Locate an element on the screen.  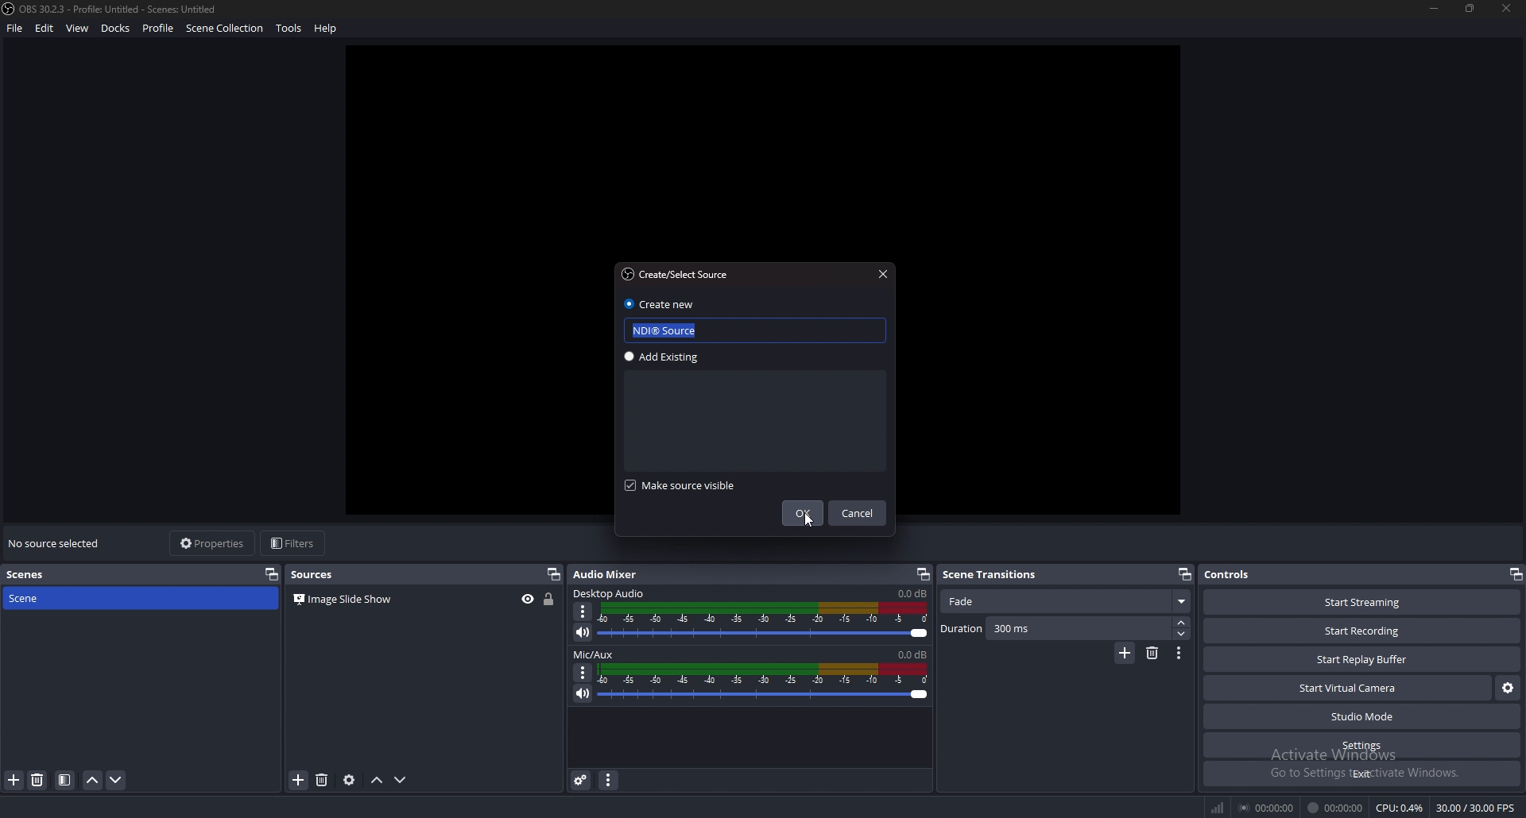
remove source is located at coordinates (323, 779).